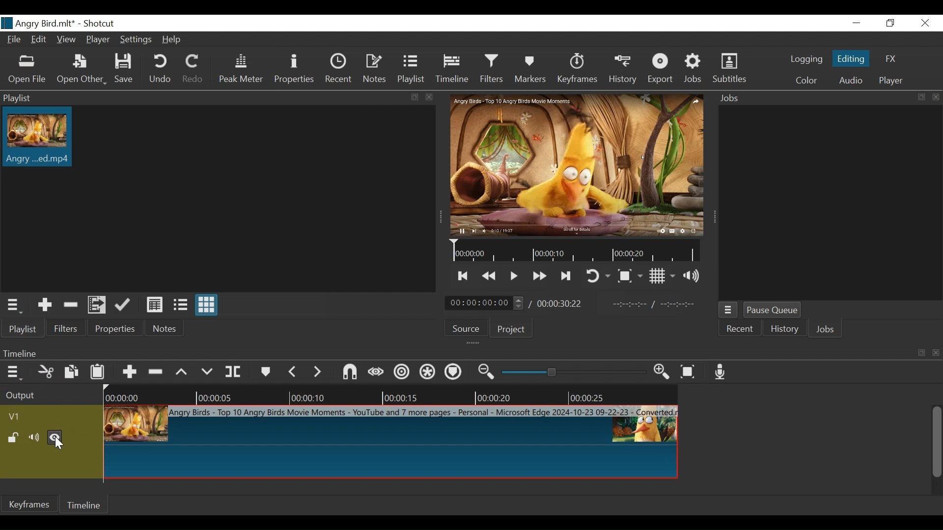  What do you see at coordinates (43, 305) in the screenshot?
I see `Add the Source to the playlist` at bounding box center [43, 305].